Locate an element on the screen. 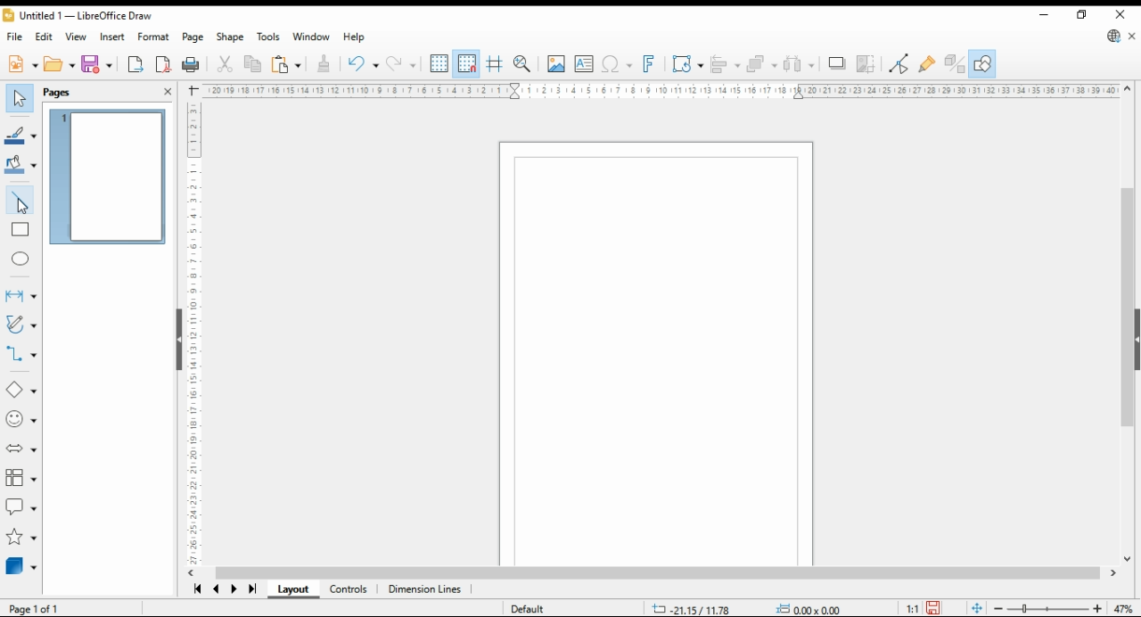 The width and height of the screenshot is (1141, 617). flowchart is located at coordinates (19, 478).